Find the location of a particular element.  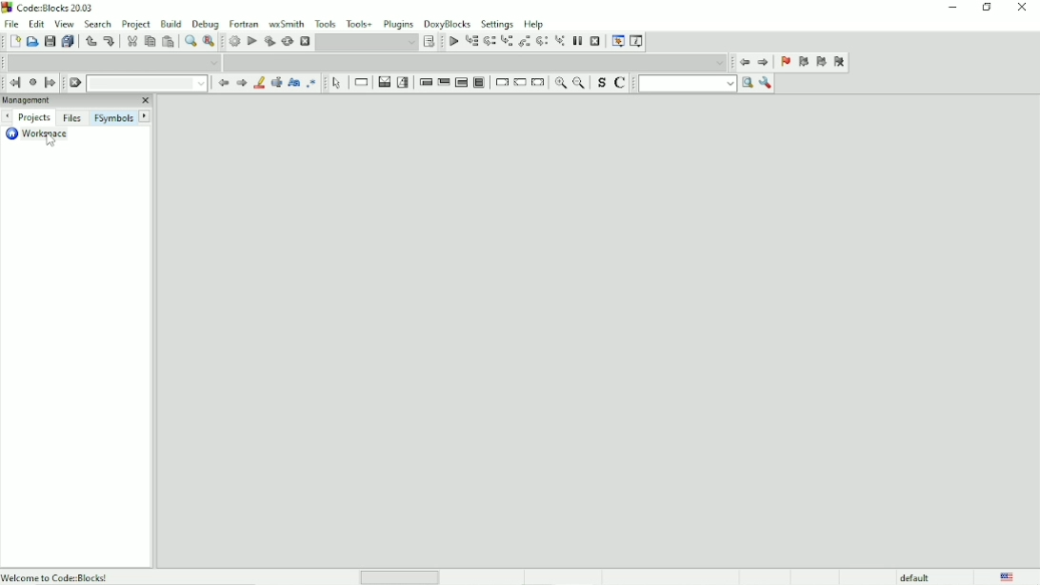

Close is located at coordinates (1024, 8).